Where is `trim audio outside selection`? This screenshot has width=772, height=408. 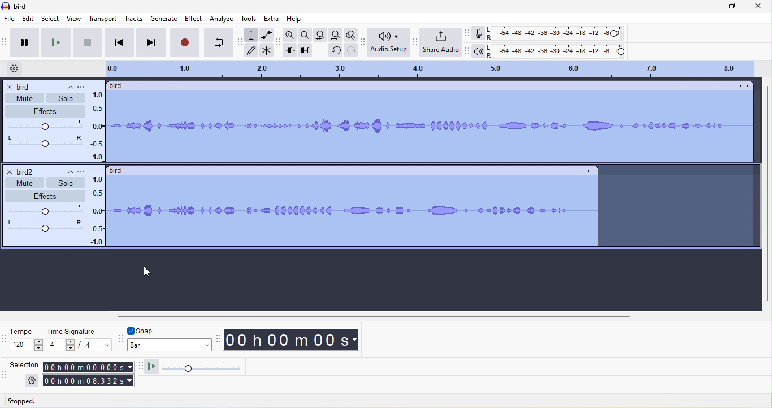
trim audio outside selection is located at coordinates (292, 51).